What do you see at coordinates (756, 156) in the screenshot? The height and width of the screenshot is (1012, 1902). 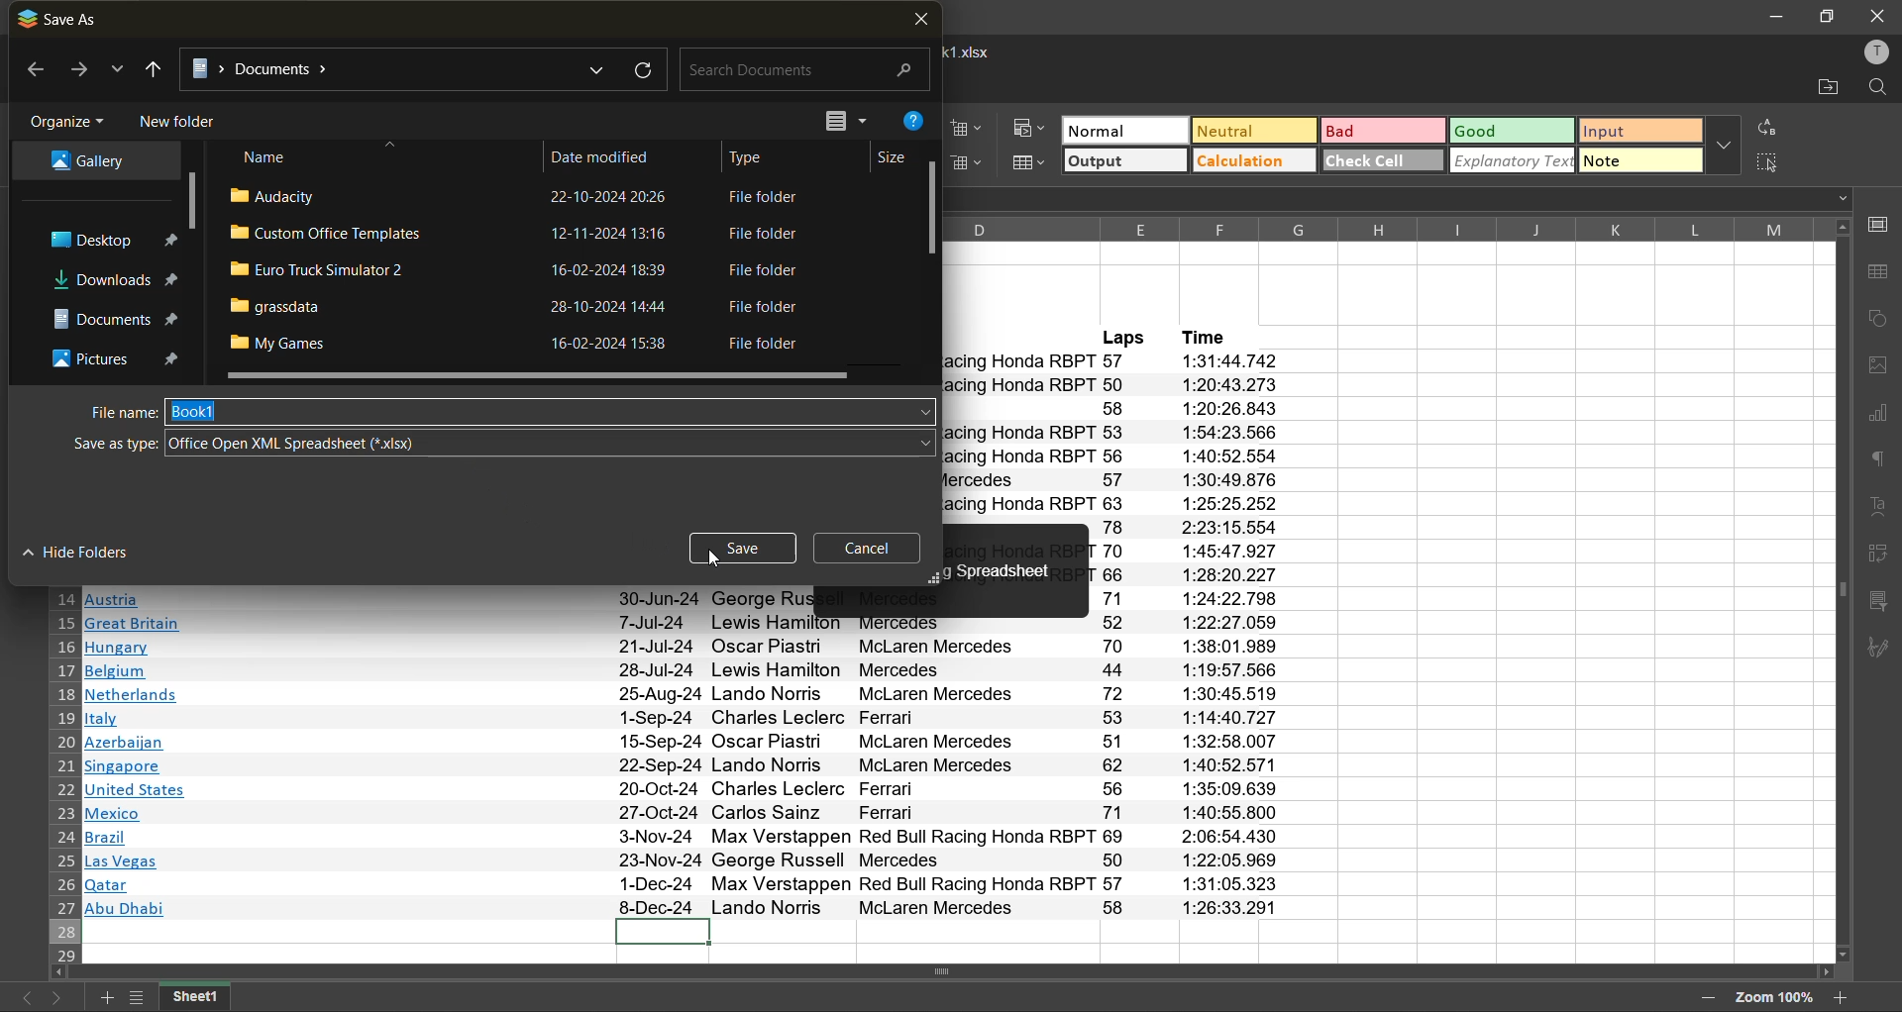 I see `type` at bounding box center [756, 156].